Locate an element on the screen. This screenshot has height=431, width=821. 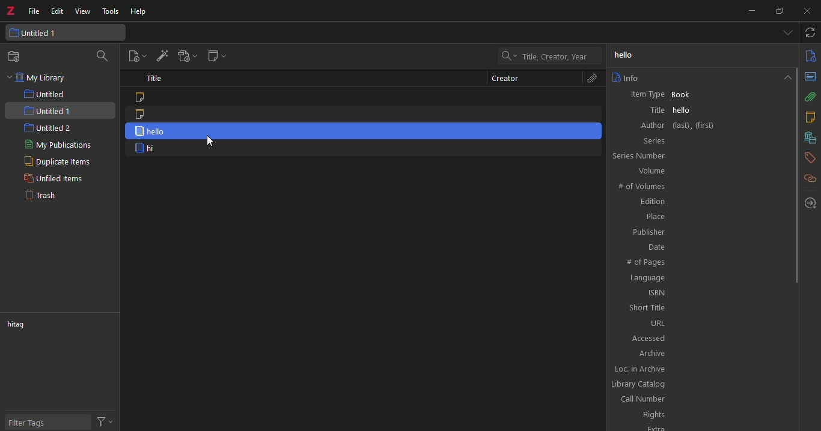
# of volumes is located at coordinates (641, 185).